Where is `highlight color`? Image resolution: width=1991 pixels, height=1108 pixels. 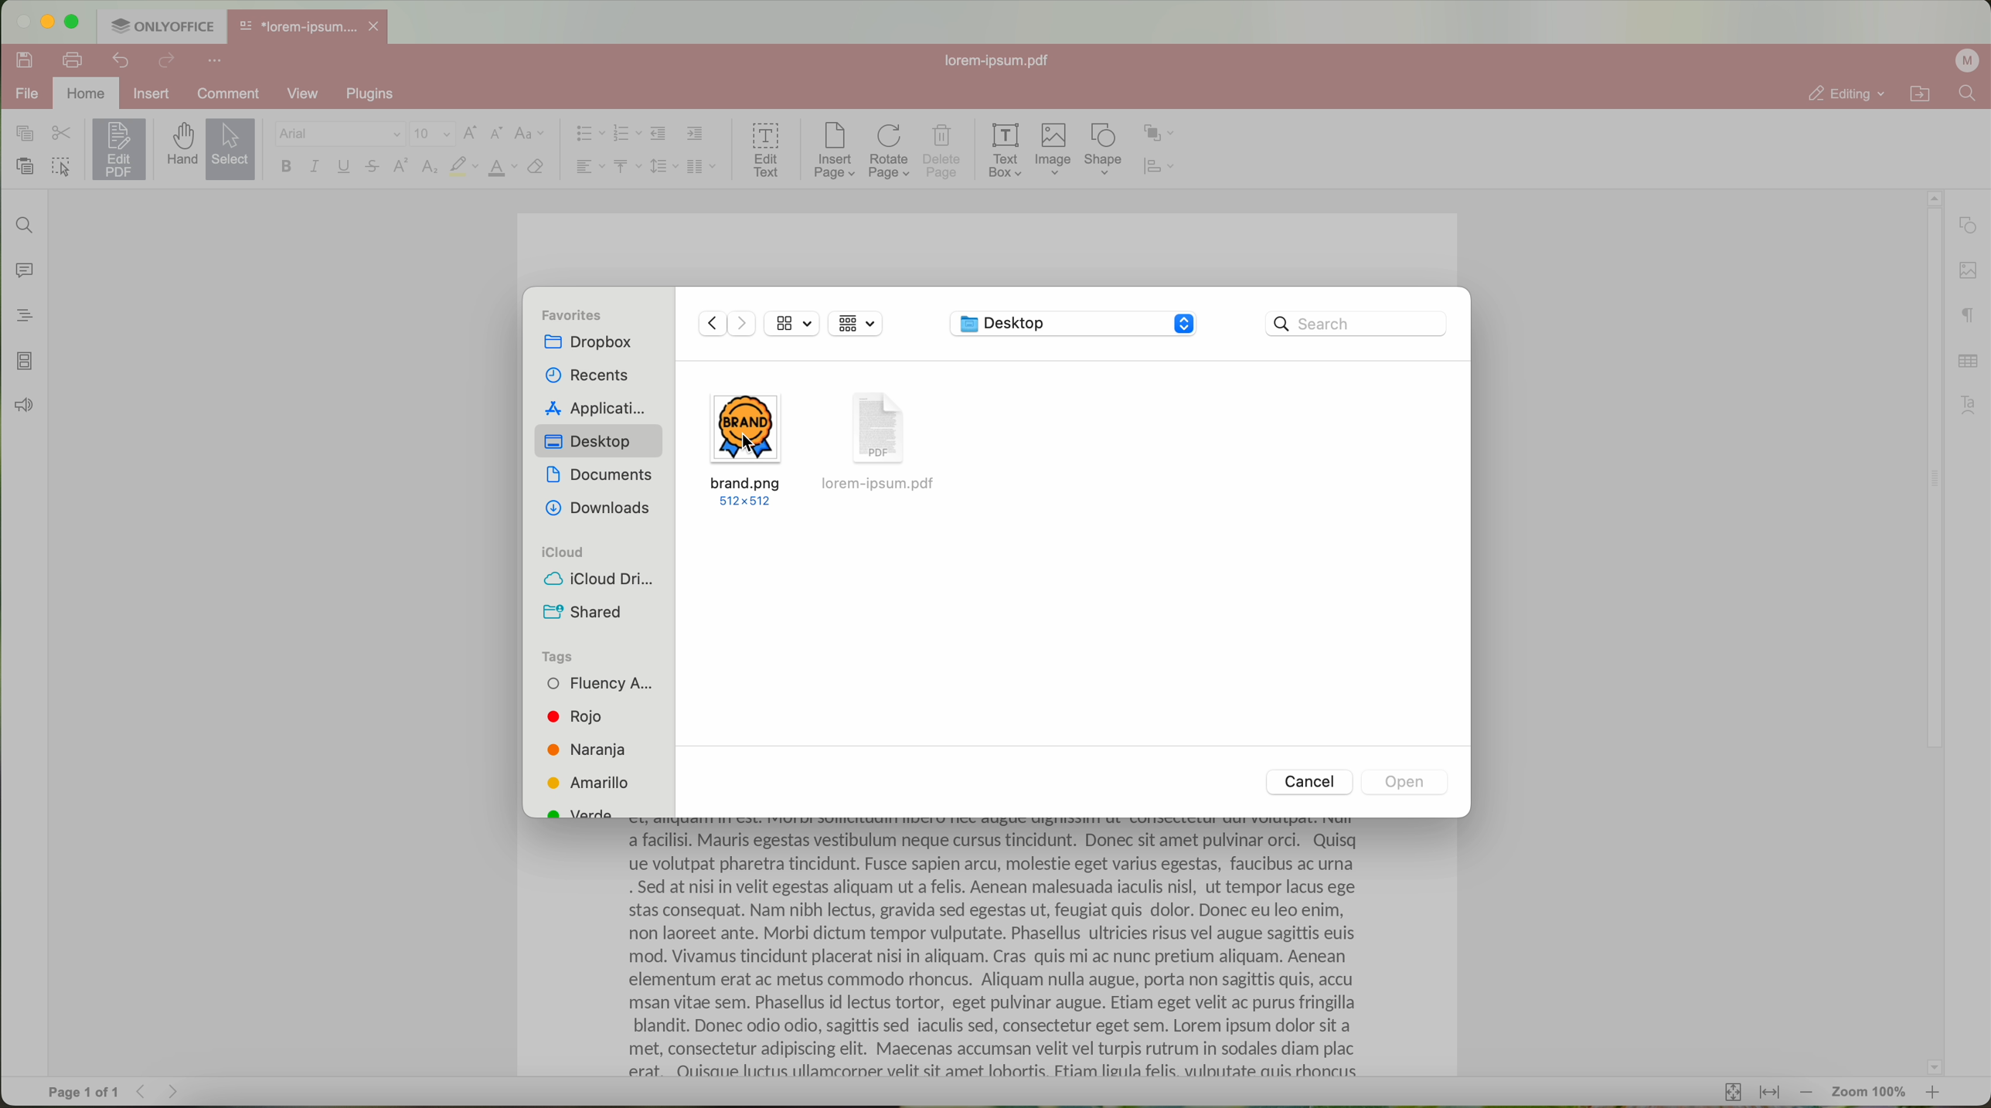 highlight color is located at coordinates (463, 168).